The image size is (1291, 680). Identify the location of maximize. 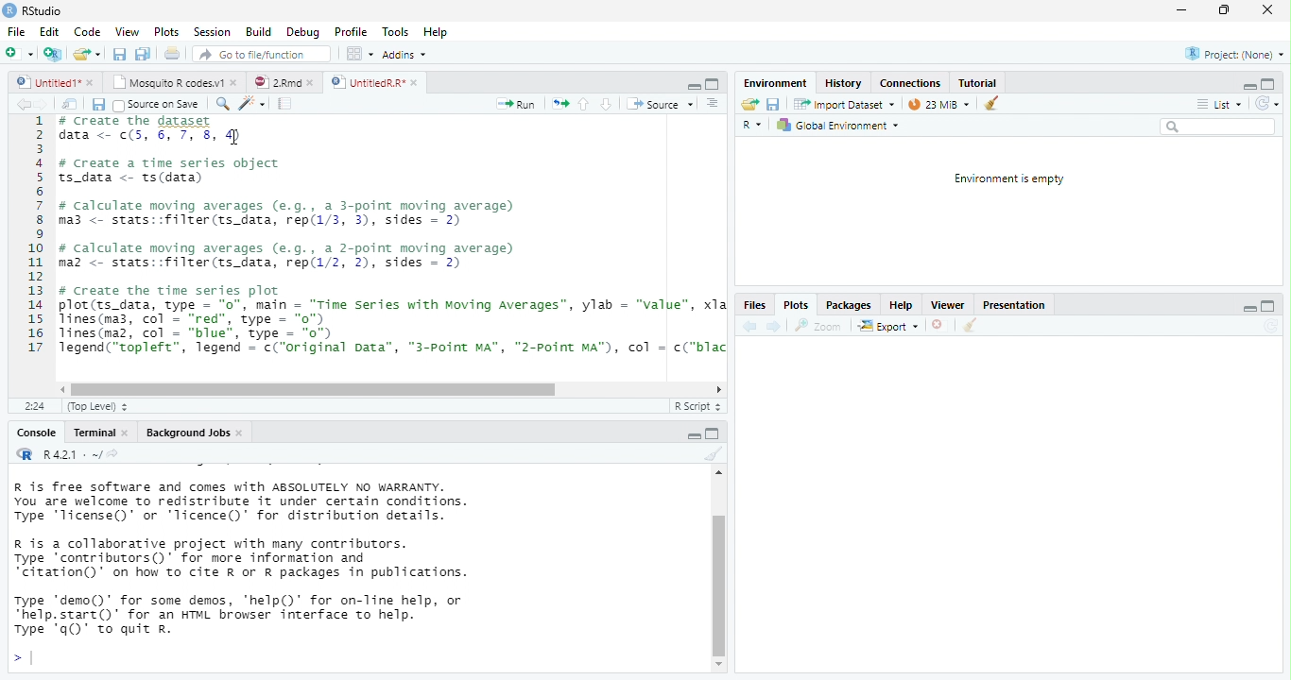
(713, 84).